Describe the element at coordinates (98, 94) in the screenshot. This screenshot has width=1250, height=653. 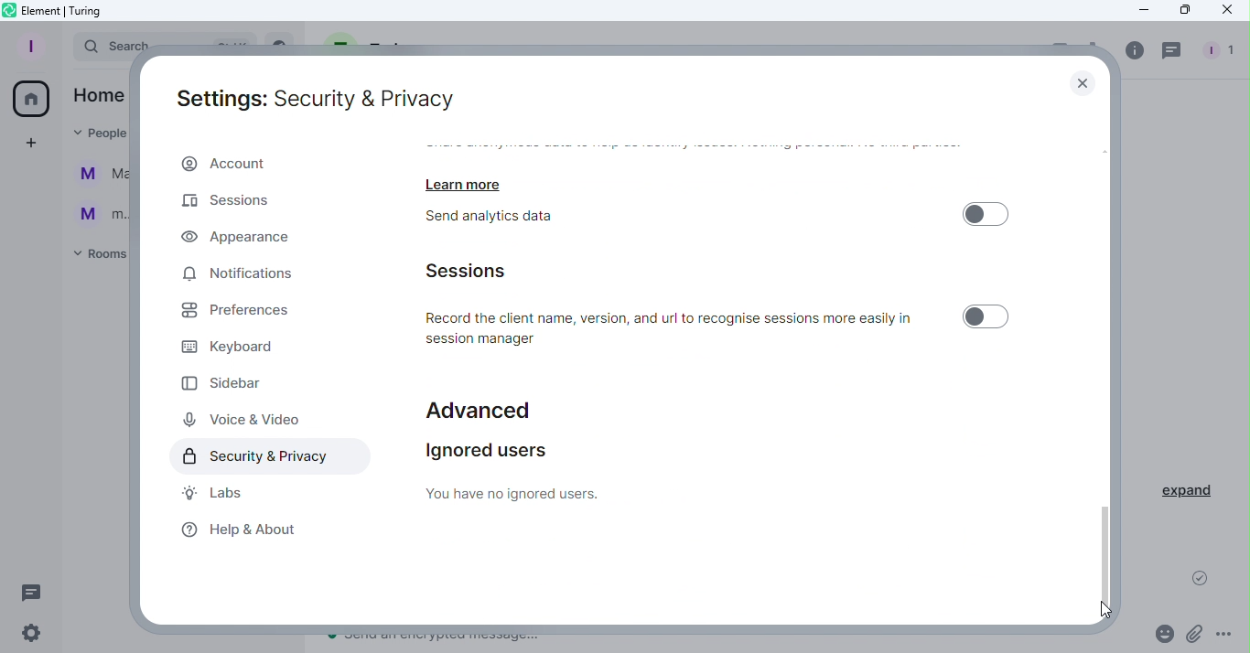
I see `Home` at that location.